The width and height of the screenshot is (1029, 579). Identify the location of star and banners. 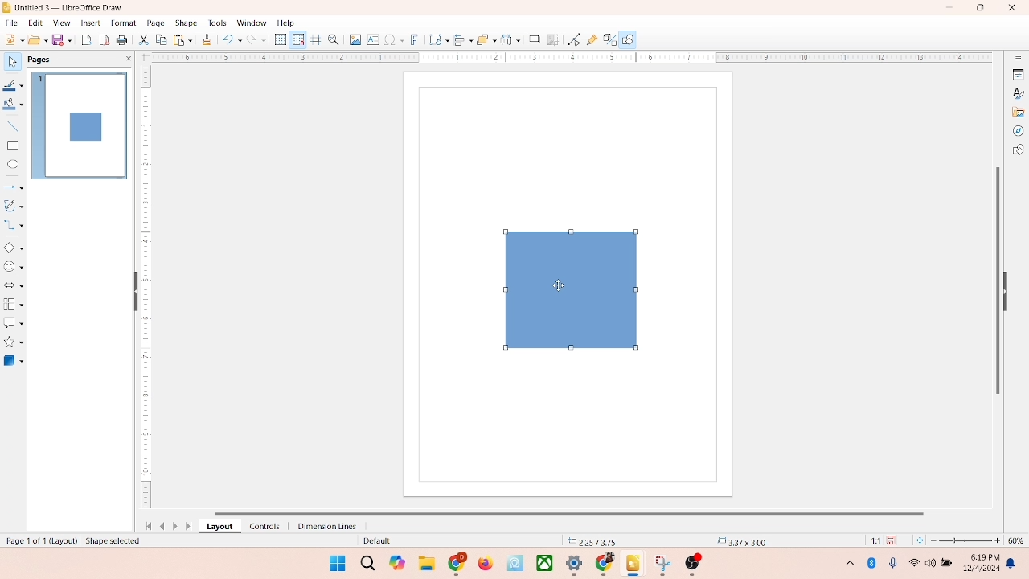
(15, 342).